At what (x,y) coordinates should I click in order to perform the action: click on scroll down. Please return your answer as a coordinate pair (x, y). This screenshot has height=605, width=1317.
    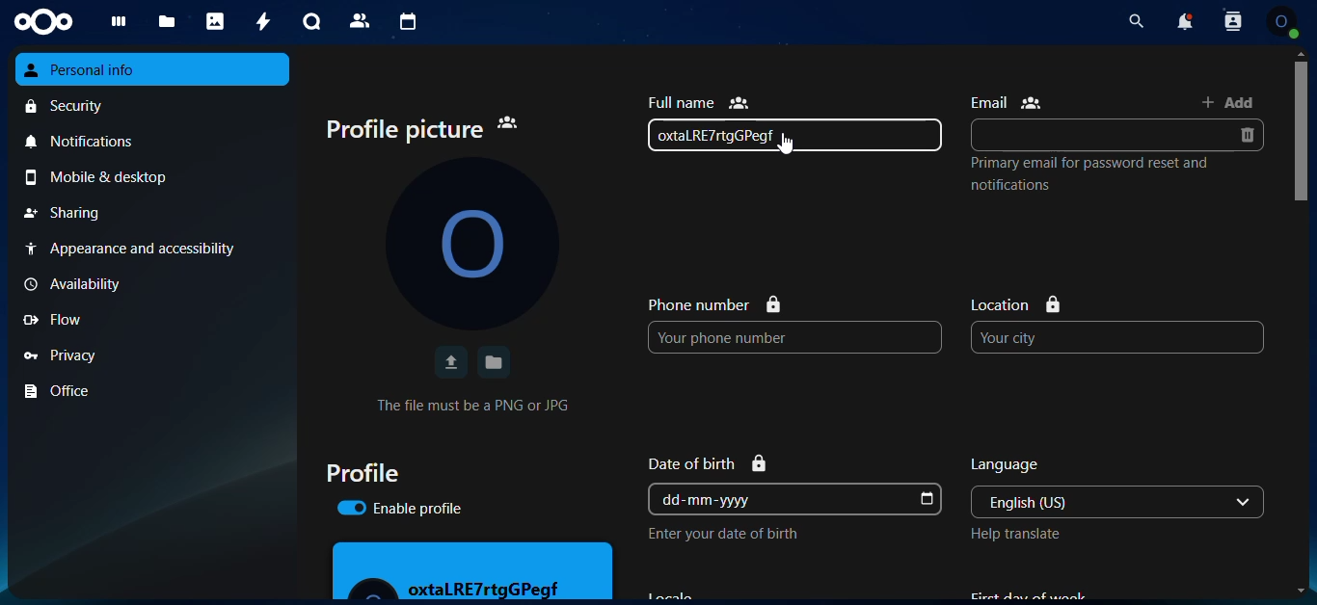
    Looking at the image, I should click on (1301, 591).